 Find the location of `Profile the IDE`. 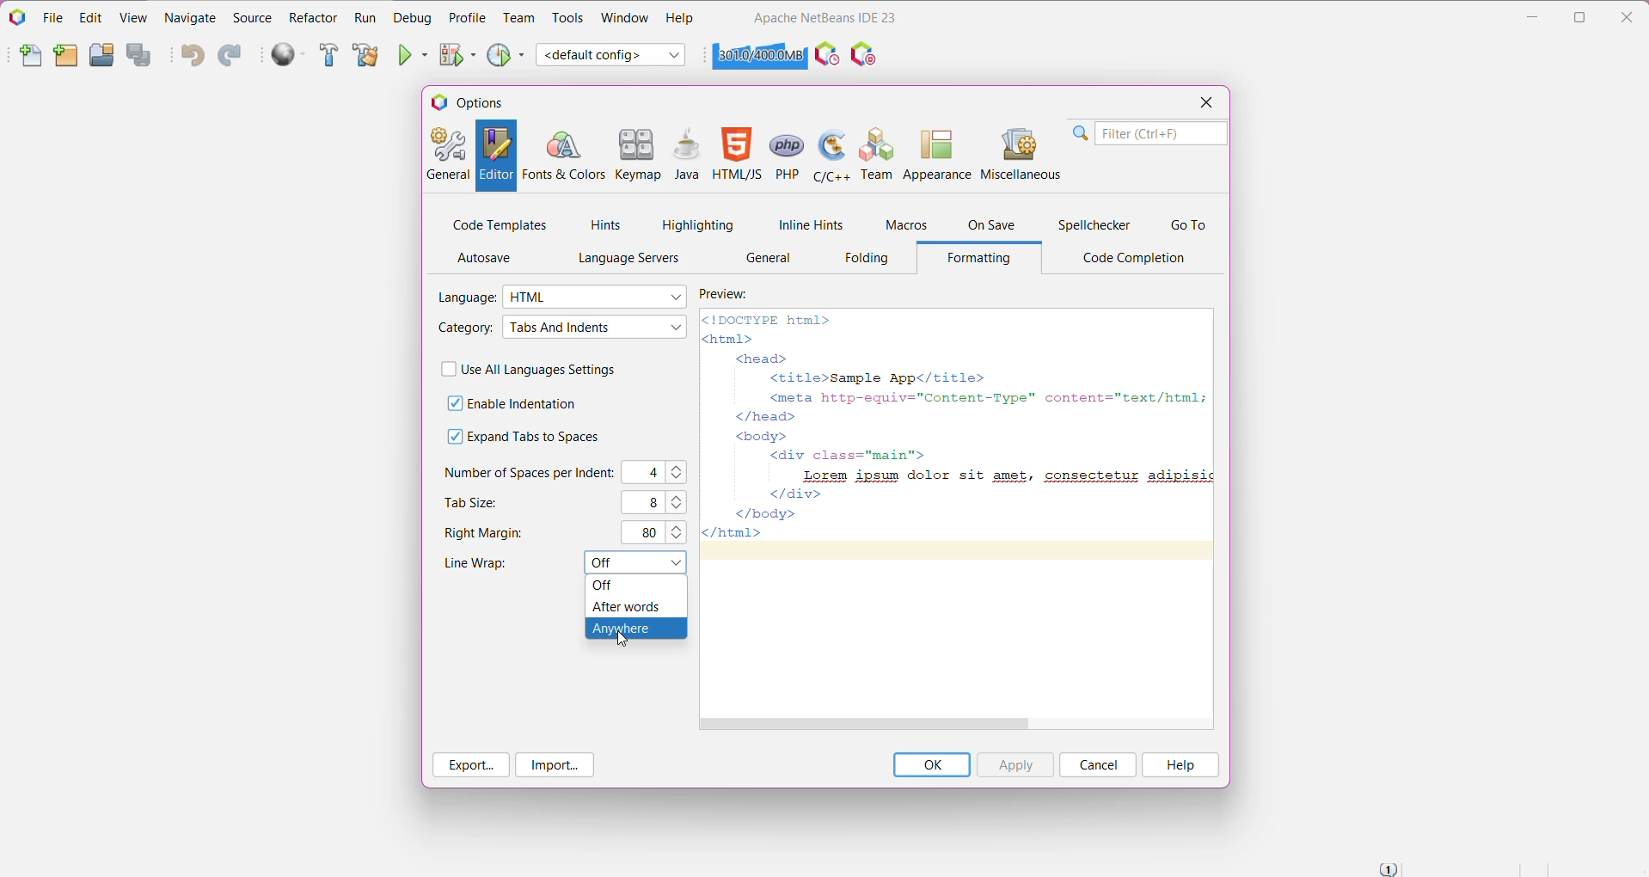

Profile the IDE is located at coordinates (829, 55).